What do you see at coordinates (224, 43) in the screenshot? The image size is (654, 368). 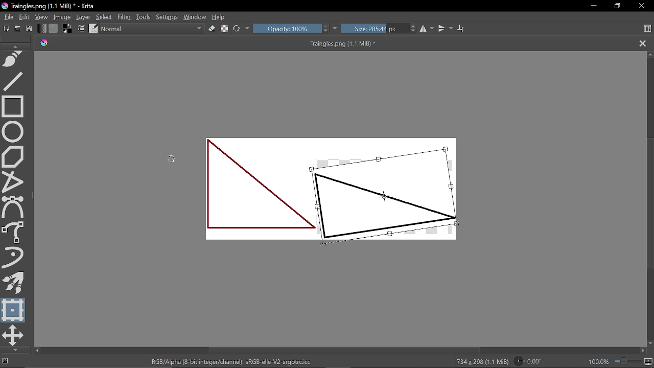 I see `Traingles.png (1.1 MiB) *` at bounding box center [224, 43].